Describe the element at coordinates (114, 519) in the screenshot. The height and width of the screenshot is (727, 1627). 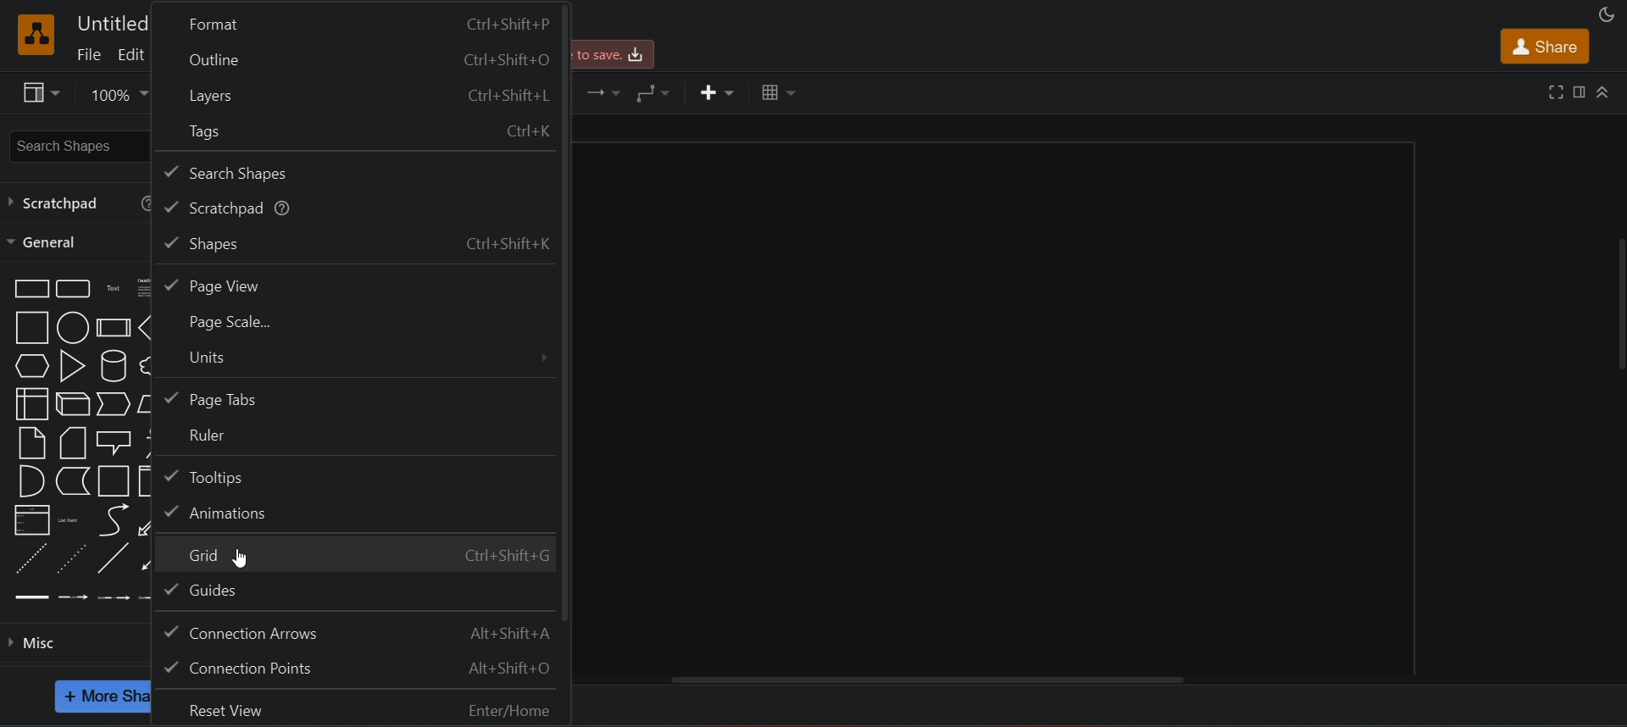
I see `curve` at that location.